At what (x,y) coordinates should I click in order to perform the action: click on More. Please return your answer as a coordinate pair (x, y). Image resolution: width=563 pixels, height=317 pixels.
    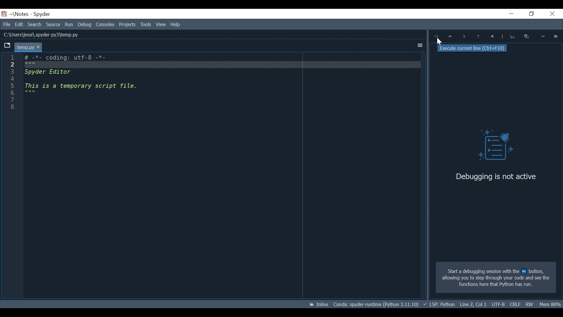
    Looking at the image, I should click on (543, 36).